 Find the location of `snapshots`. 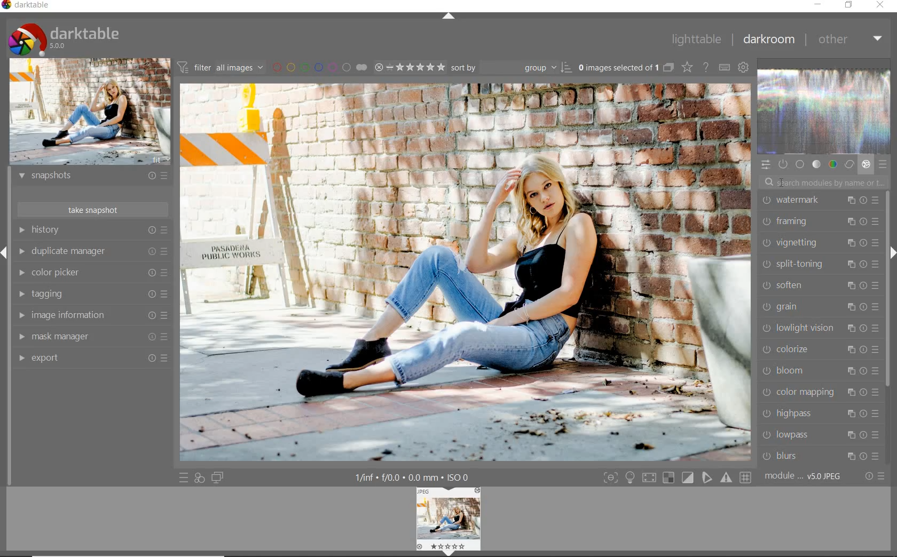

snapshots is located at coordinates (92, 178).